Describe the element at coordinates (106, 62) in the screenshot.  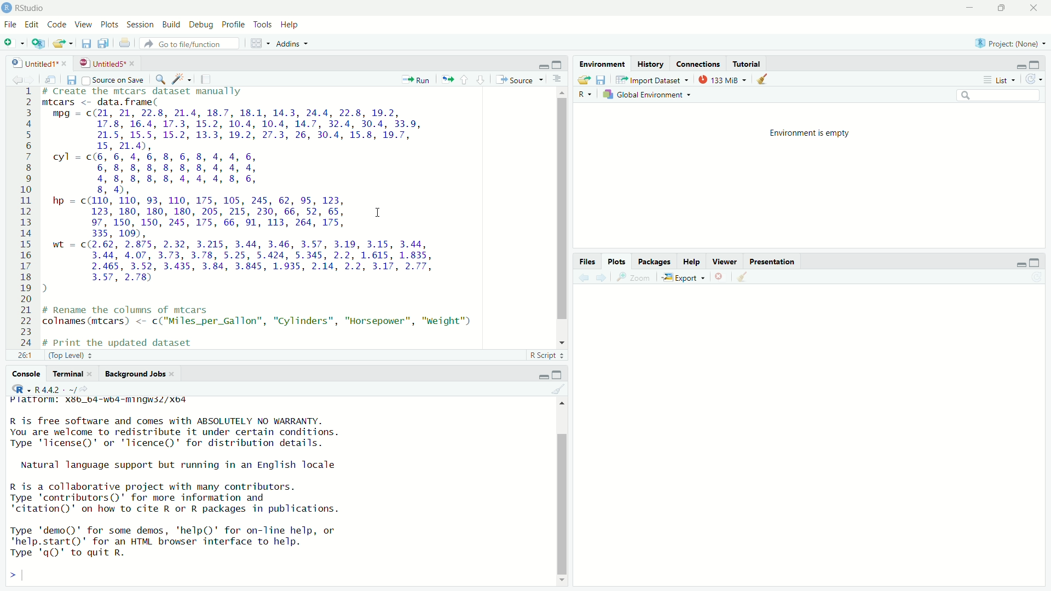
I see `| Untitled5* »` at that location.